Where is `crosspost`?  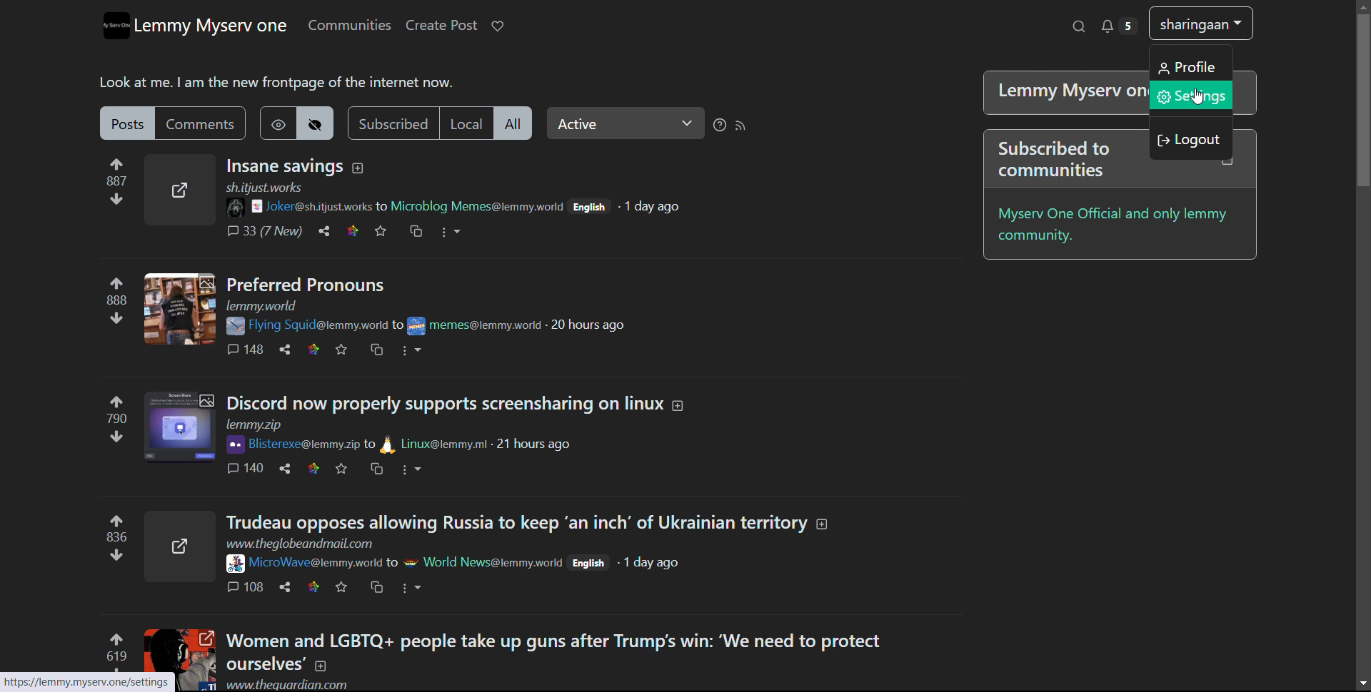 crosspost is located at coordinates (376, 350).